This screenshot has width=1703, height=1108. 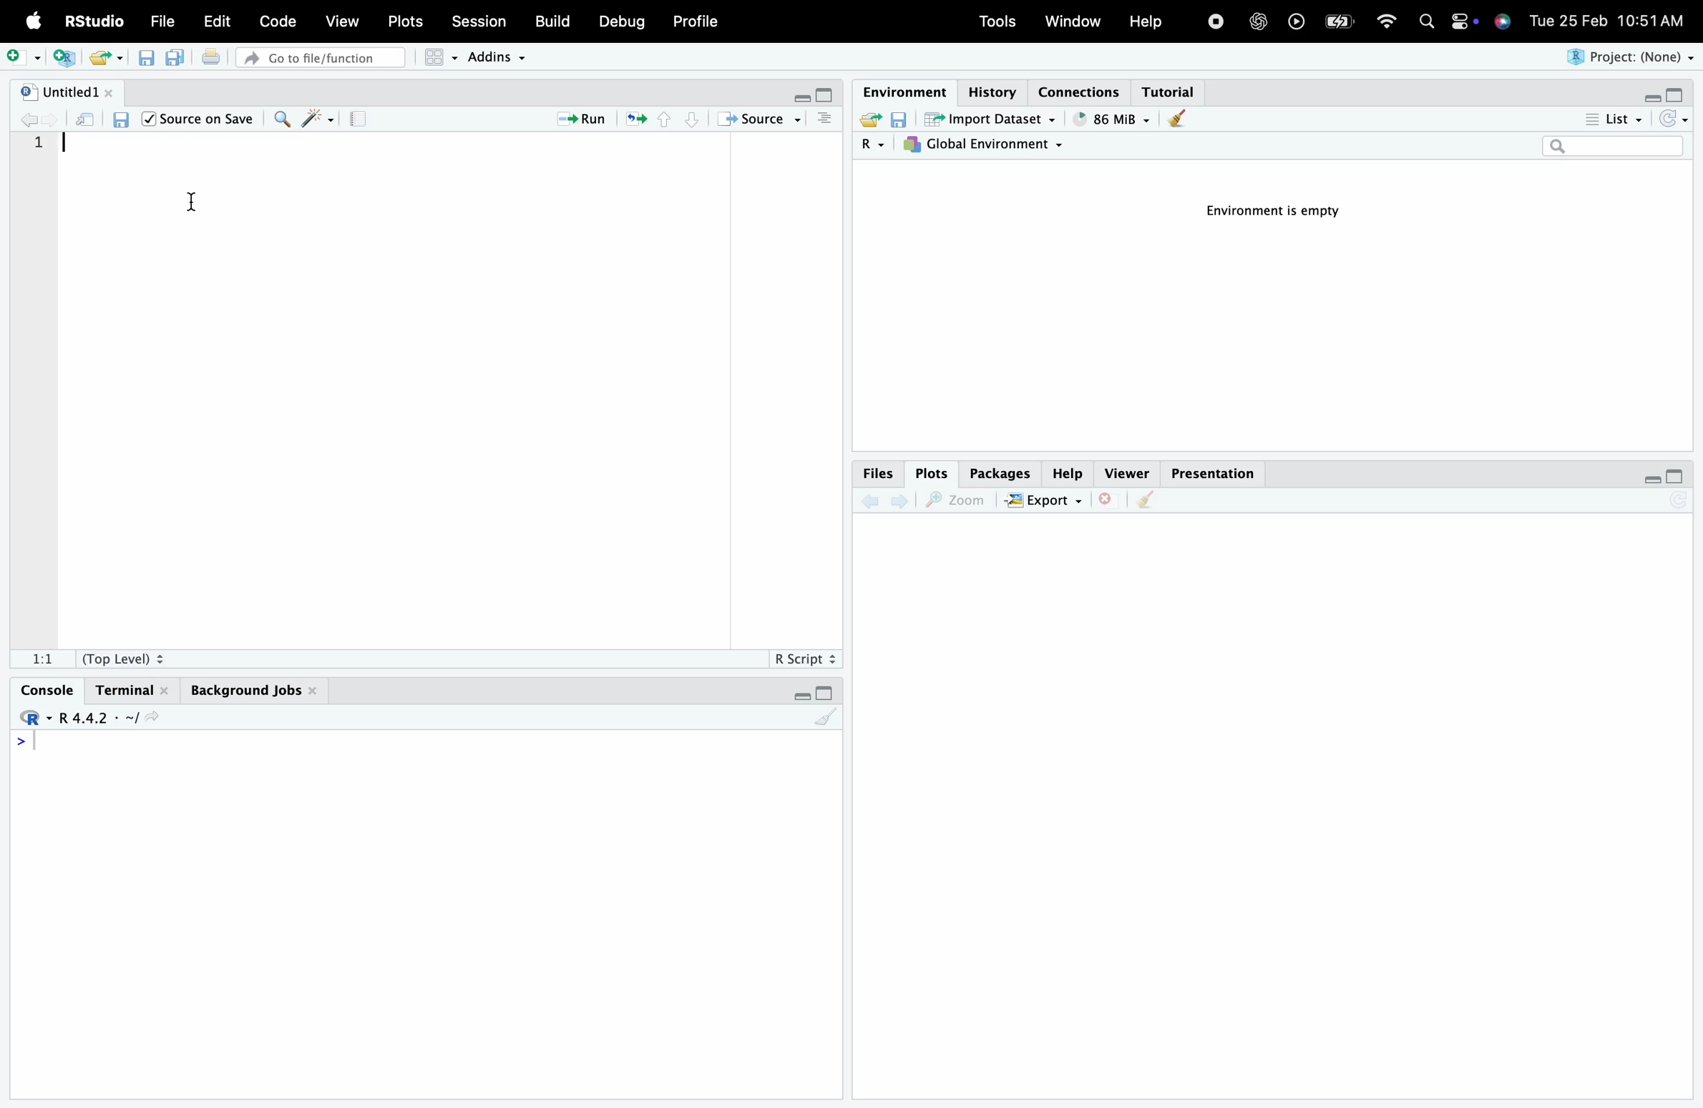 I want to click on RStudio, so click(x=92, y=20).